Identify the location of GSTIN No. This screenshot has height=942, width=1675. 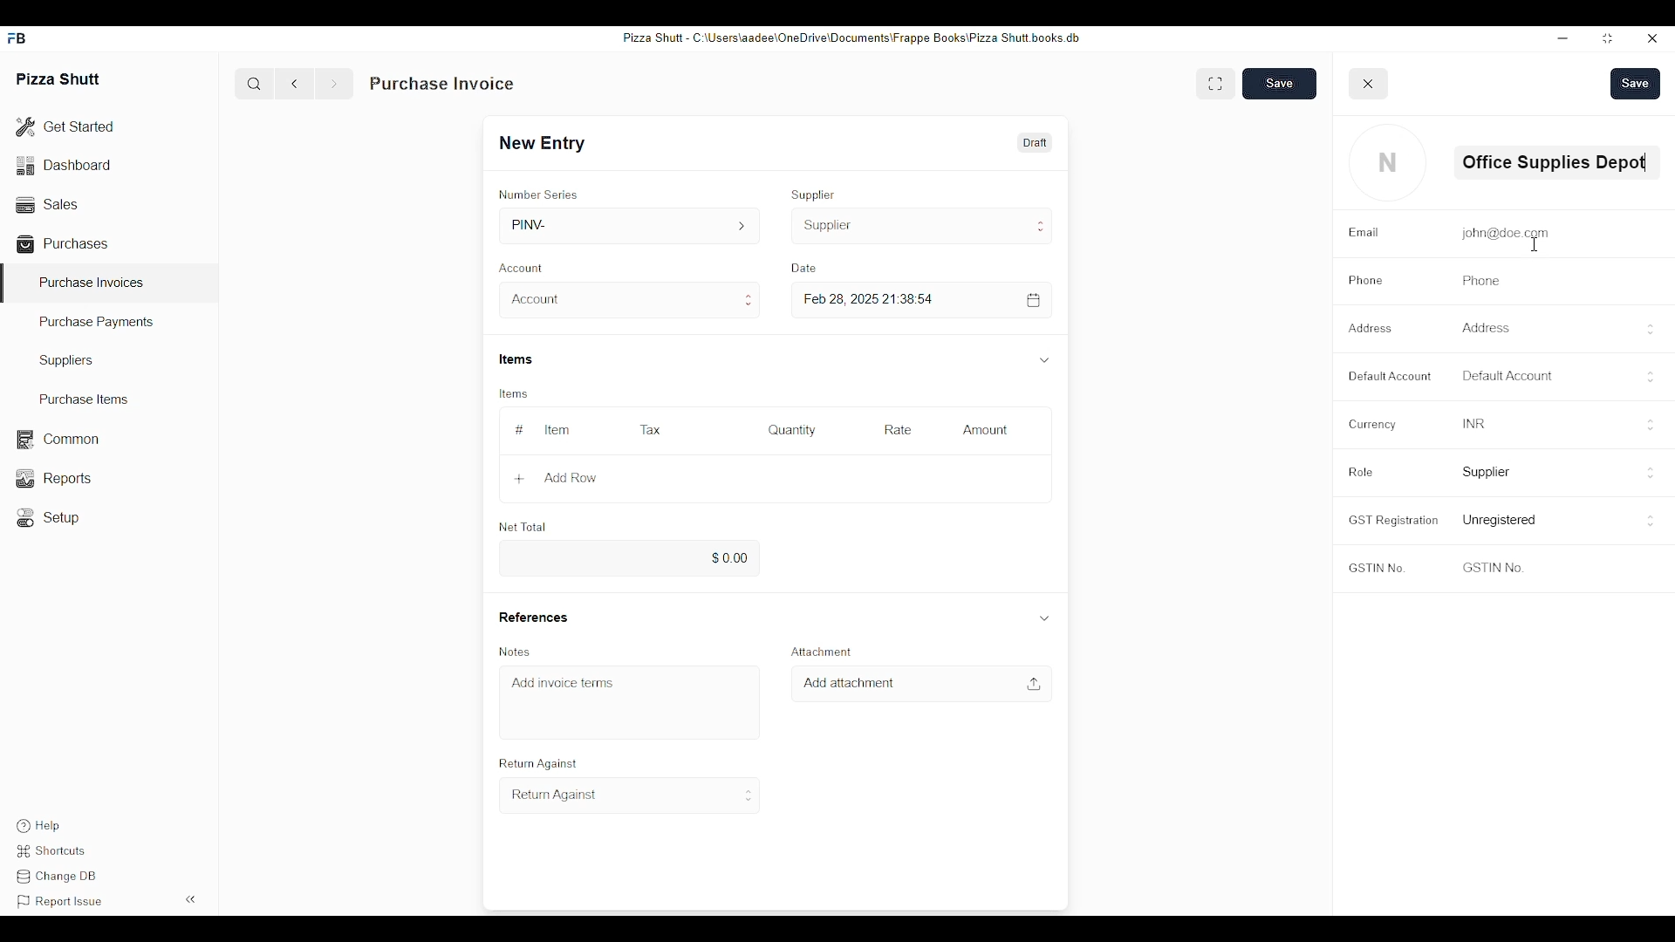
(1491, 567).